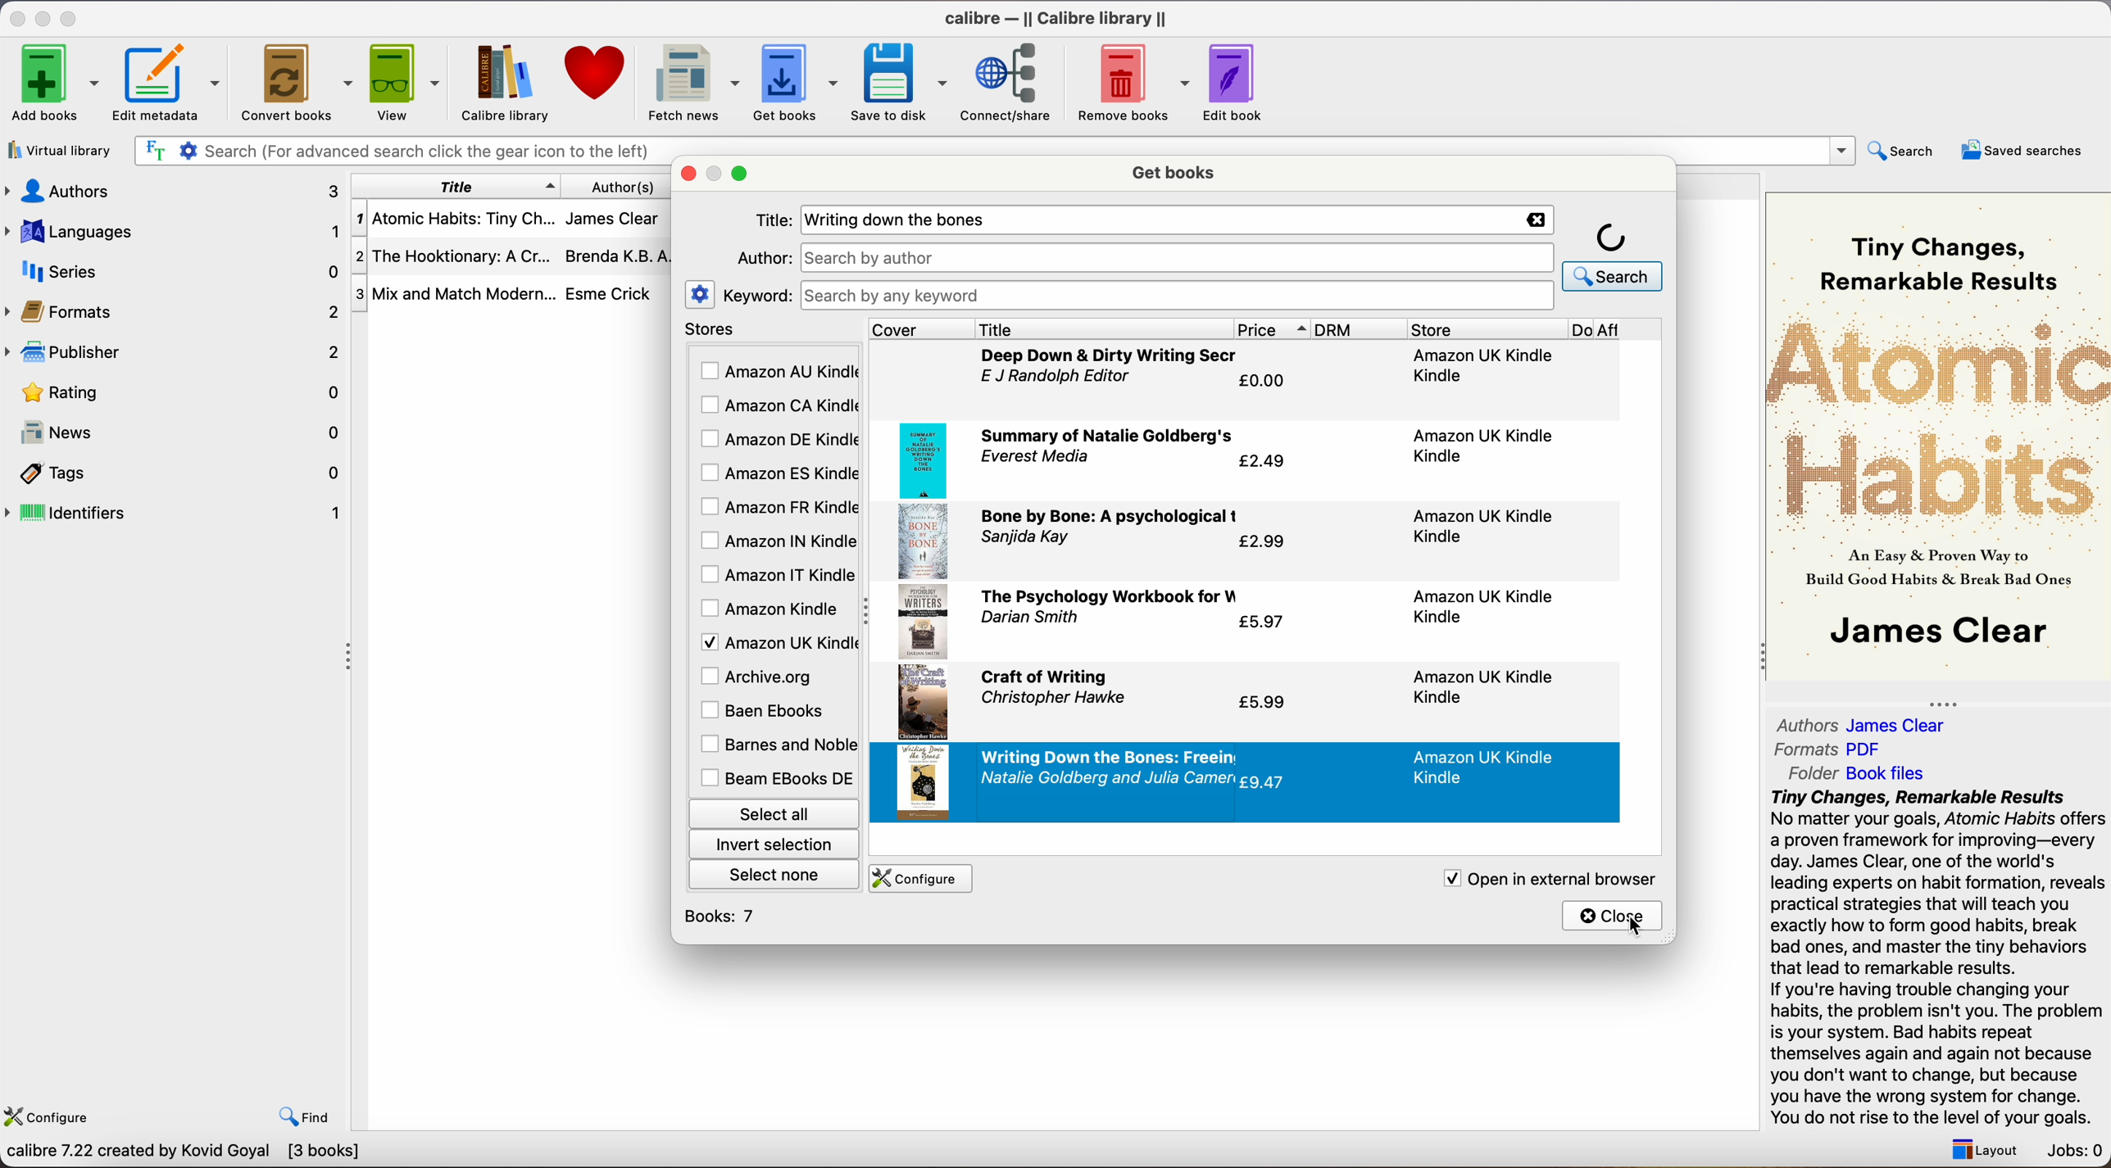  What do you see at coordinates (766, 712) in the screenshot?
I see `baen ebooks` at bounding box center [766, 712].